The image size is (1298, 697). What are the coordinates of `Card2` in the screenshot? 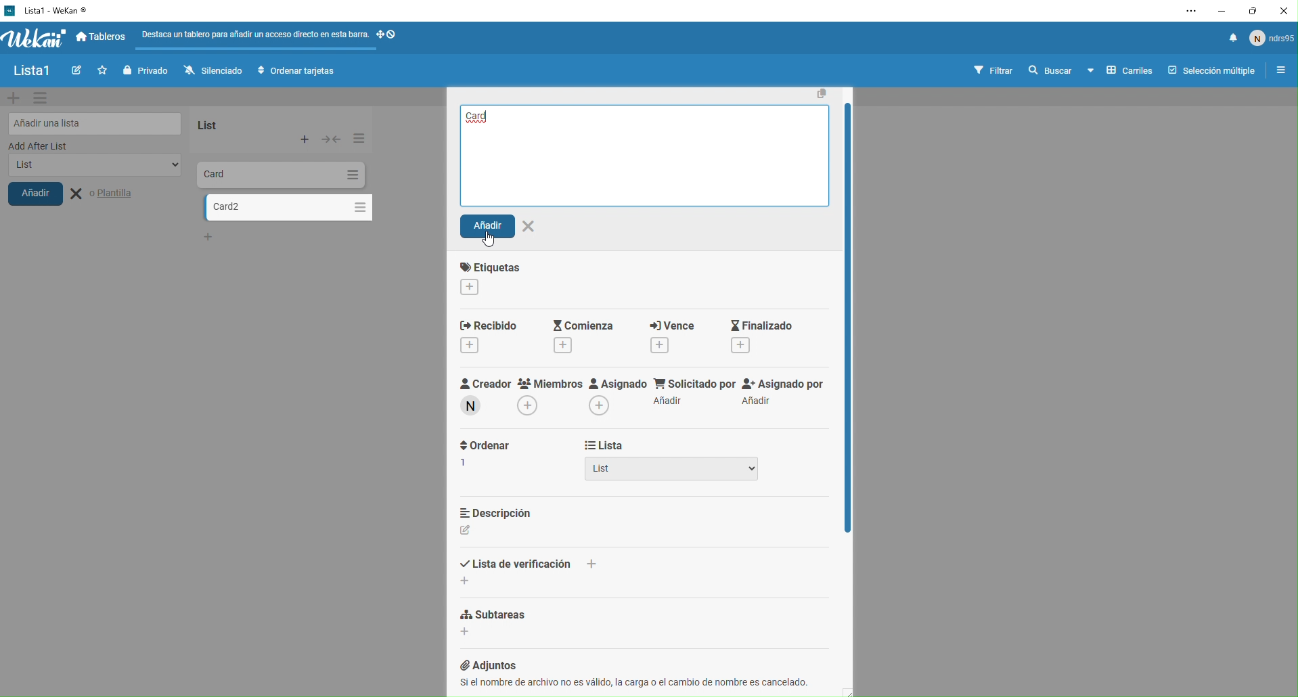 It's located at (483, 116).